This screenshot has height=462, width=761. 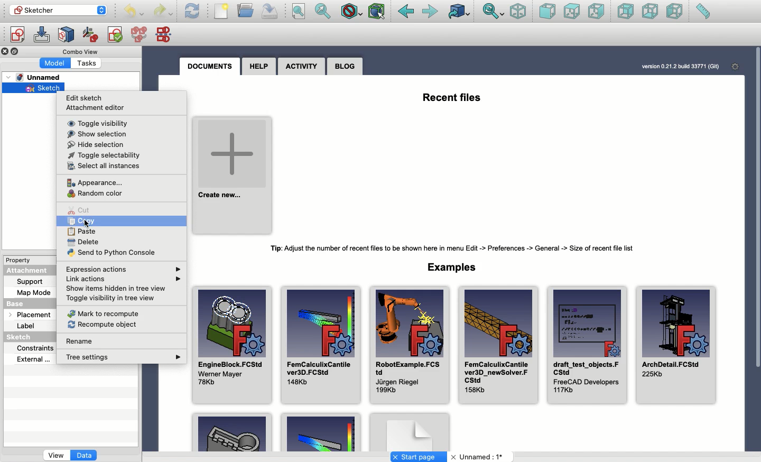 I want to click on Front, so click(x=547, y=12).